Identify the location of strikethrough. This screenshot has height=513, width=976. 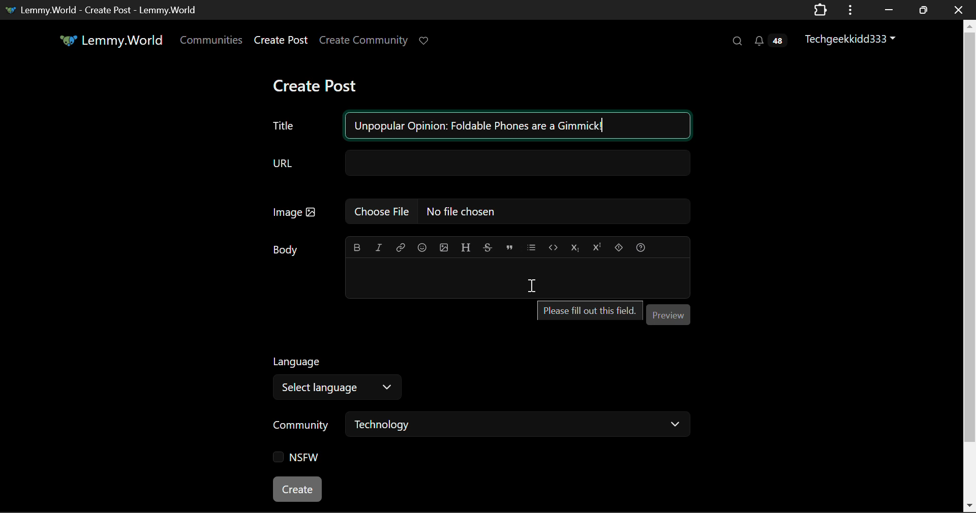
(488, 247).